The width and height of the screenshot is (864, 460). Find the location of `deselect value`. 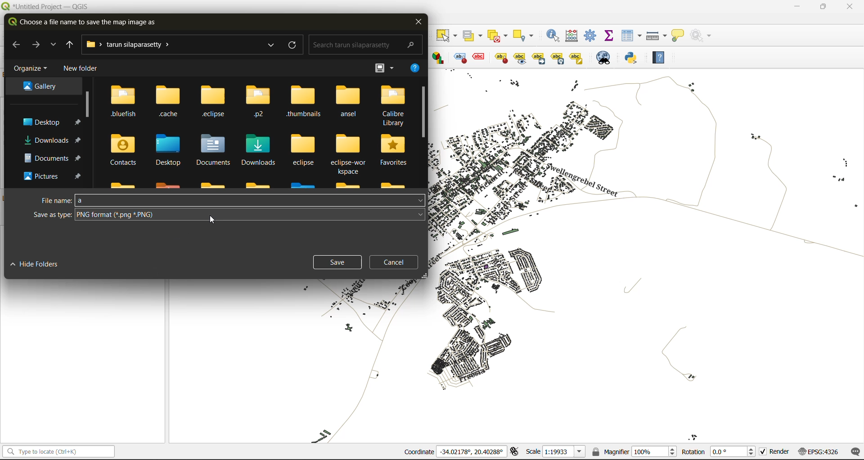

deselect value is located at coordinates (501, 35).